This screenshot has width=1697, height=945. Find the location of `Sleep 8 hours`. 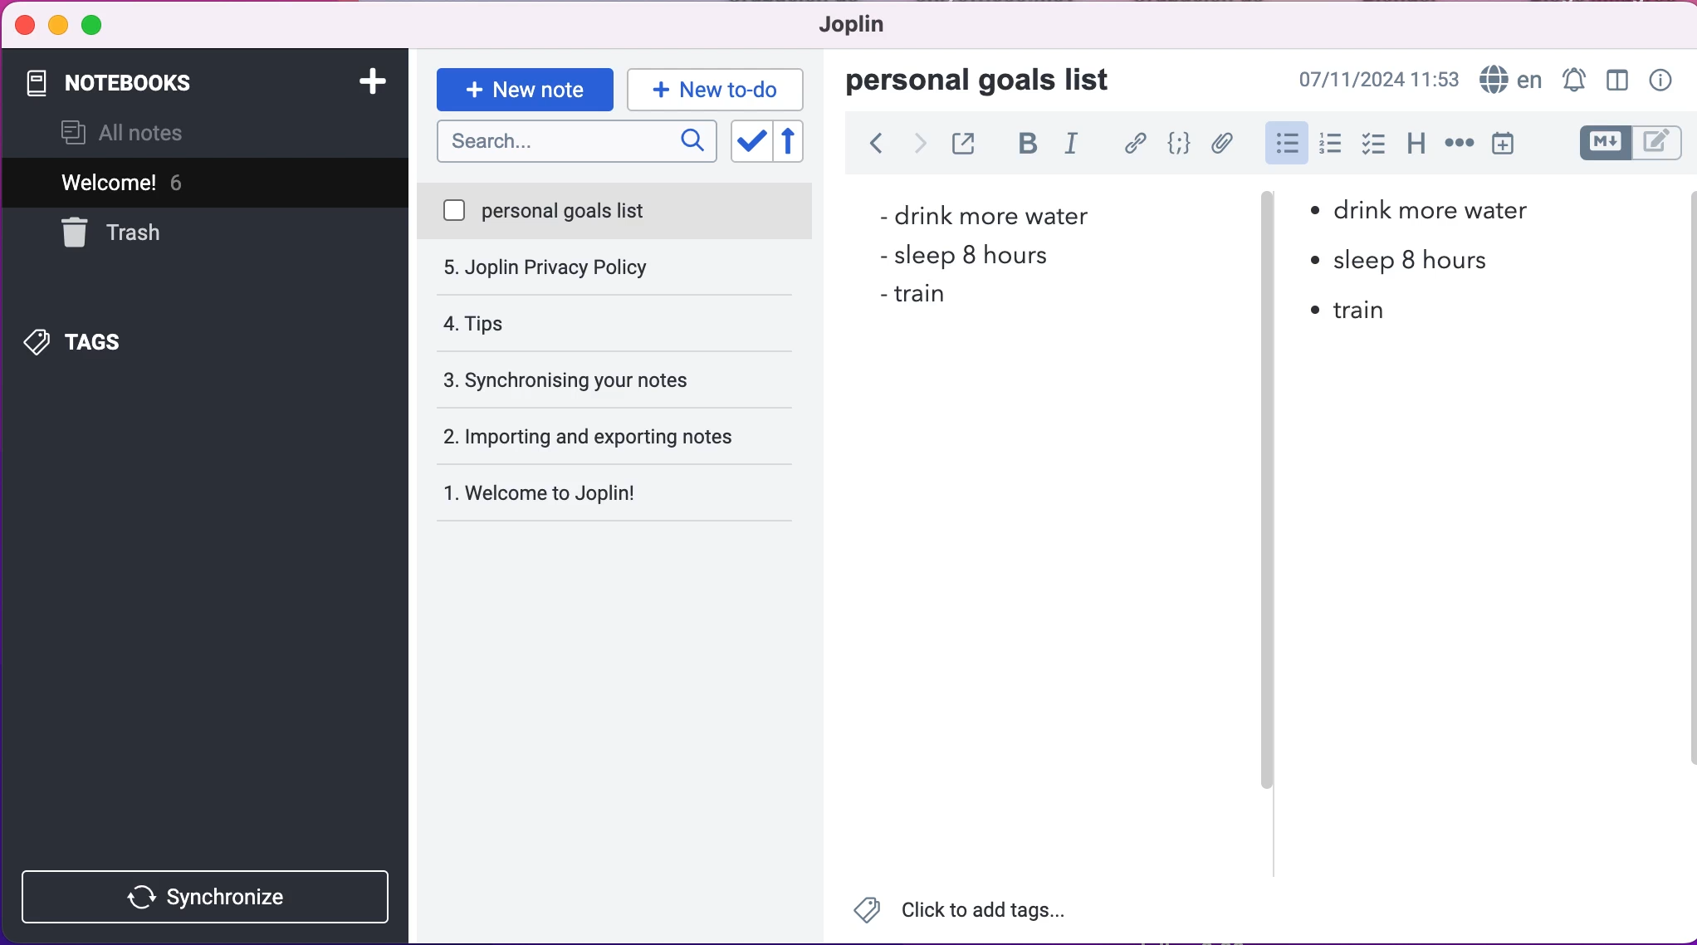

Sleep 8 hours is located at coordinates (1406, 260).